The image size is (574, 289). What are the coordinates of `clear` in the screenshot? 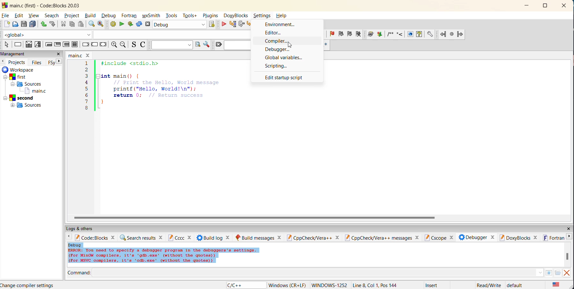 It's located at (219, 45).